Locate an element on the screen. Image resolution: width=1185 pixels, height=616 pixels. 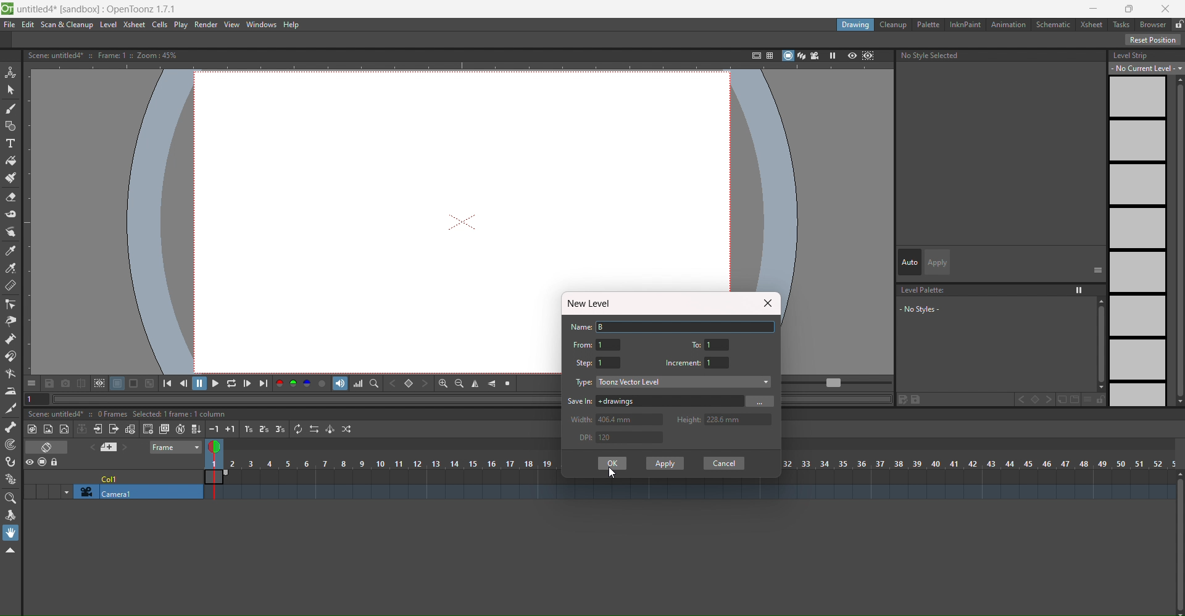
Scroll bar is located at coordinates (1178, 543).